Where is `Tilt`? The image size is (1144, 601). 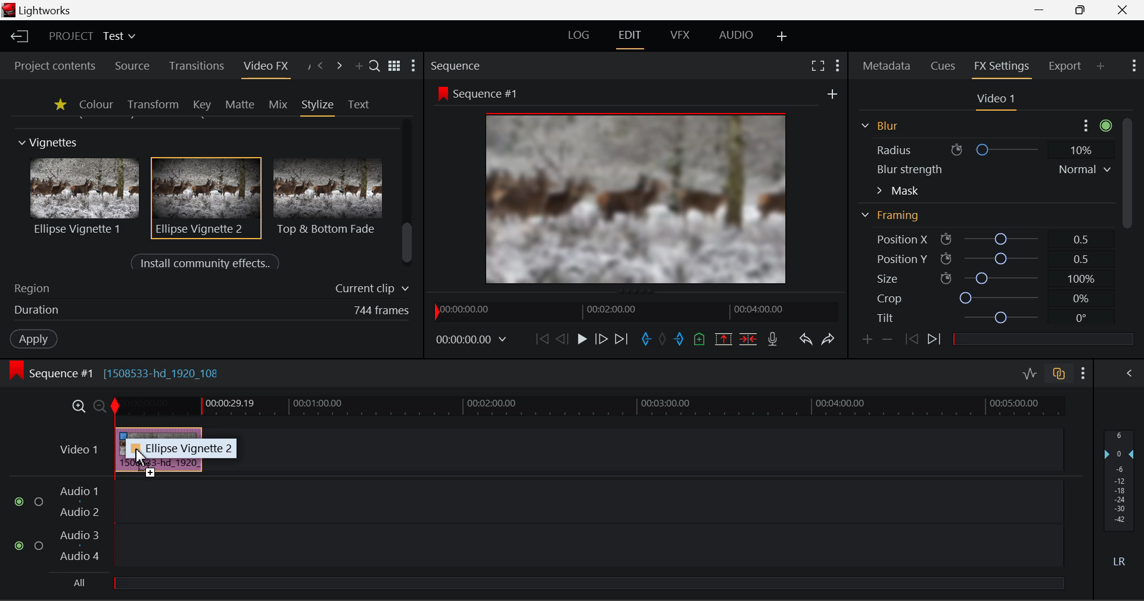 Tilt is located at coordinates (983, 318).